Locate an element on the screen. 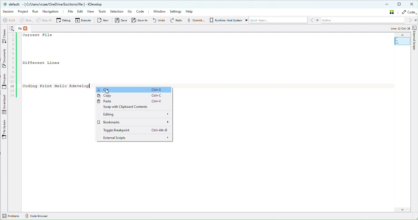  Editing is located at coordinates (134, 115).